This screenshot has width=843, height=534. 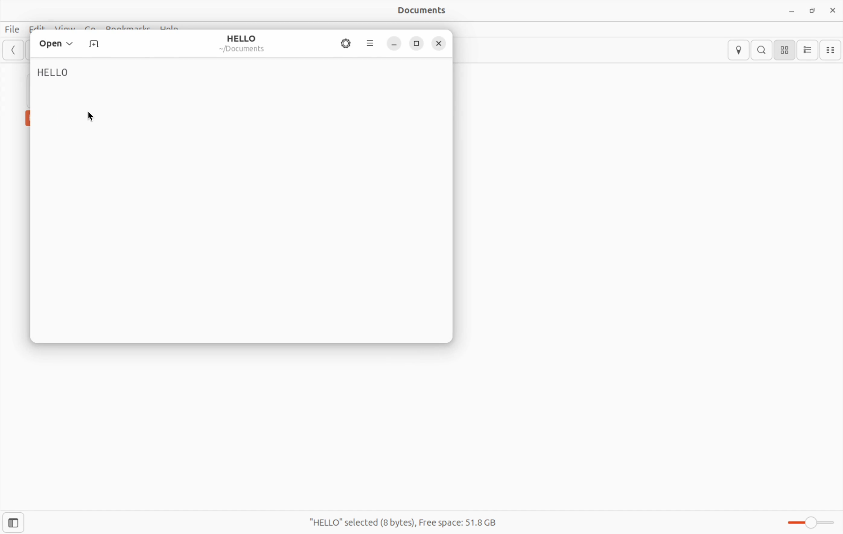 I want to click on Zoom, so click(x=806, y=522).